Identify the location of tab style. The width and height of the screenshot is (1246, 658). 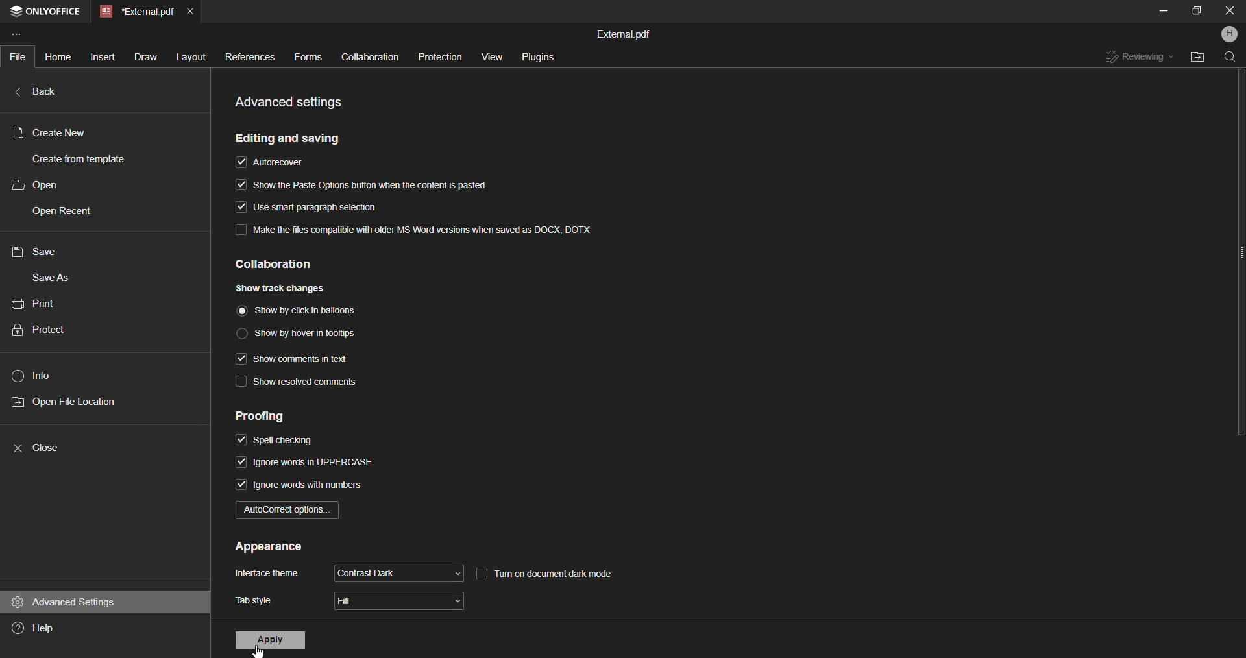
(254, 601).